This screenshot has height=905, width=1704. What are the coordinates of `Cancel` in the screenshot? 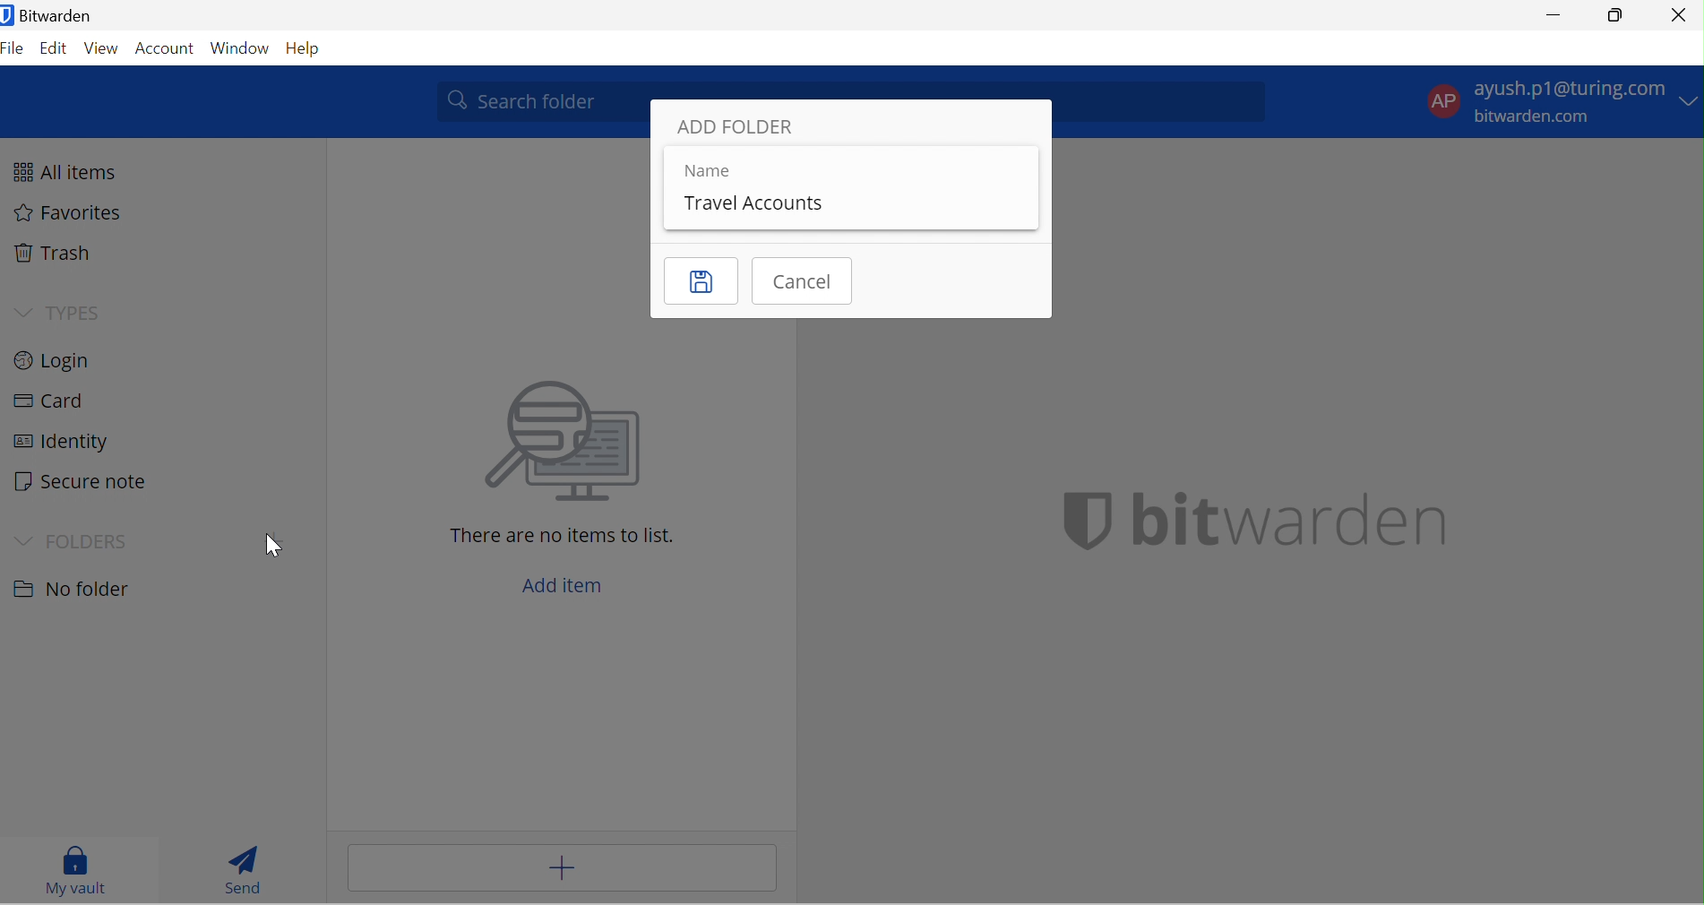 It's located at (805, 281).